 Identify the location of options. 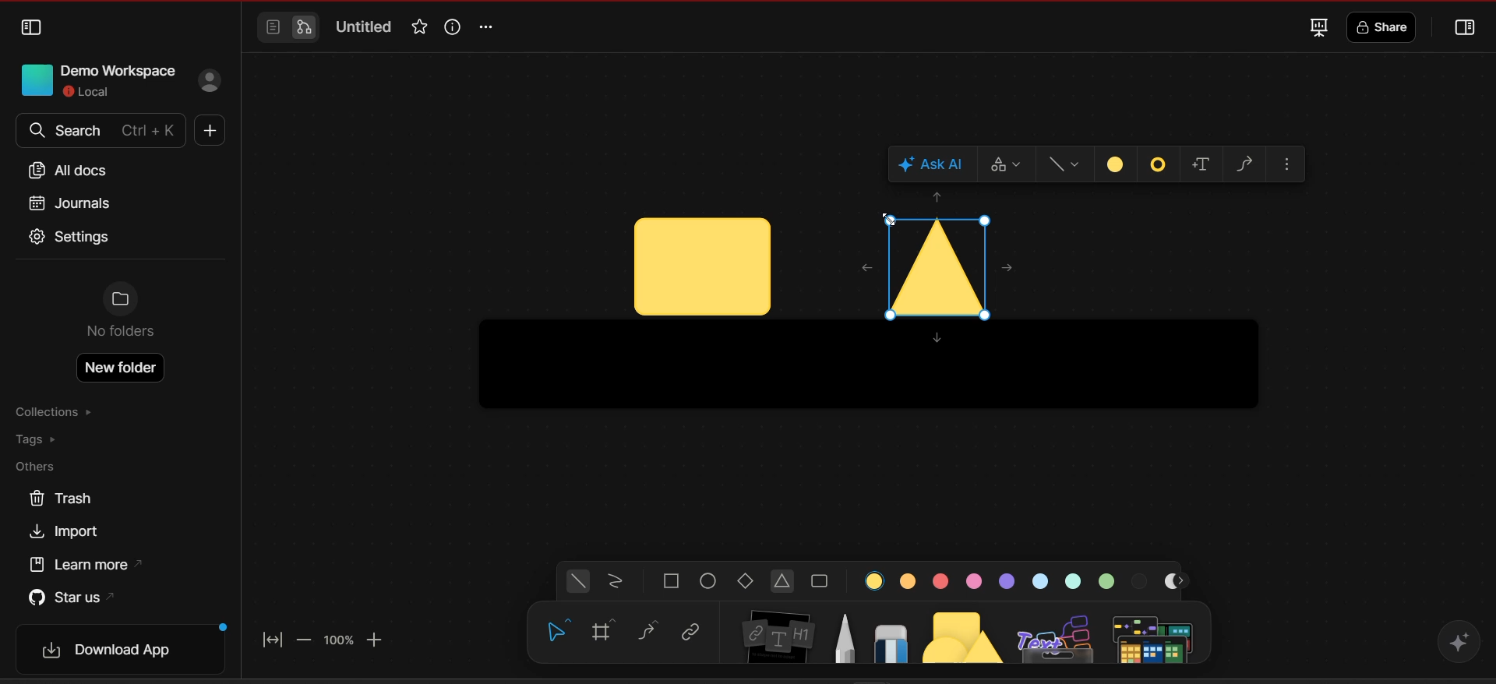
(490, 27).